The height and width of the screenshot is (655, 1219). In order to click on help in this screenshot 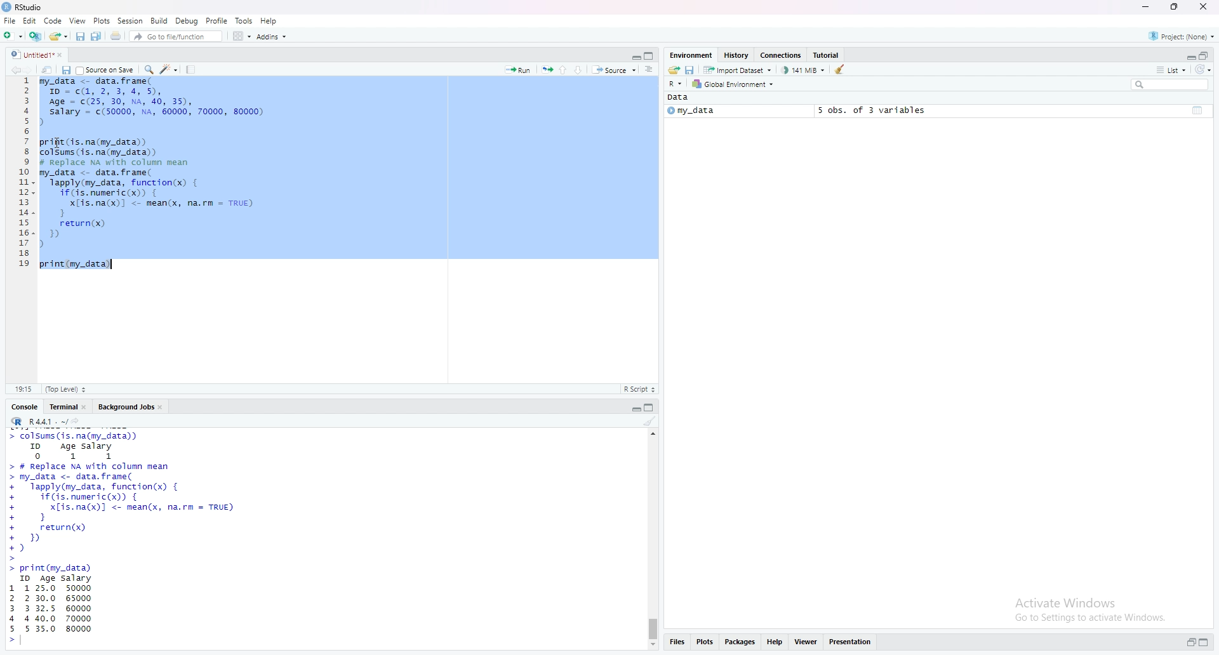, I will do `click(775, 641)`.